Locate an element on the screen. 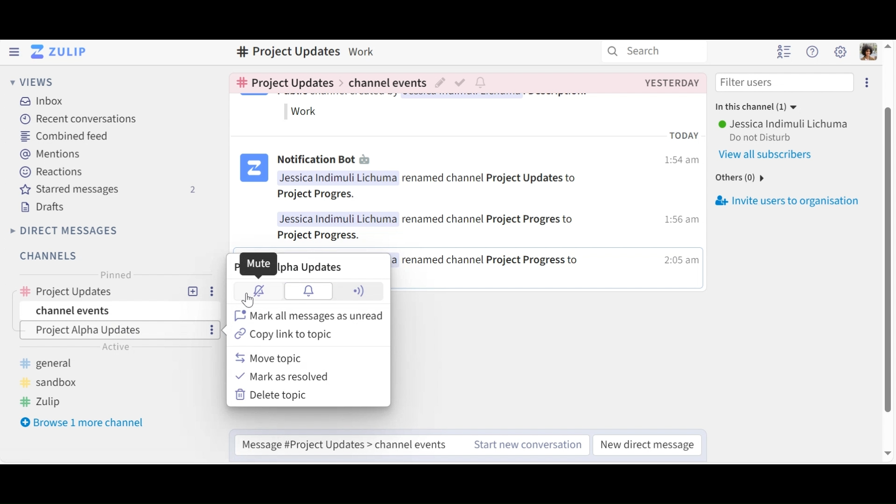 This screenshot has width=896, height=504. Created is located at coordinates (672, 83).